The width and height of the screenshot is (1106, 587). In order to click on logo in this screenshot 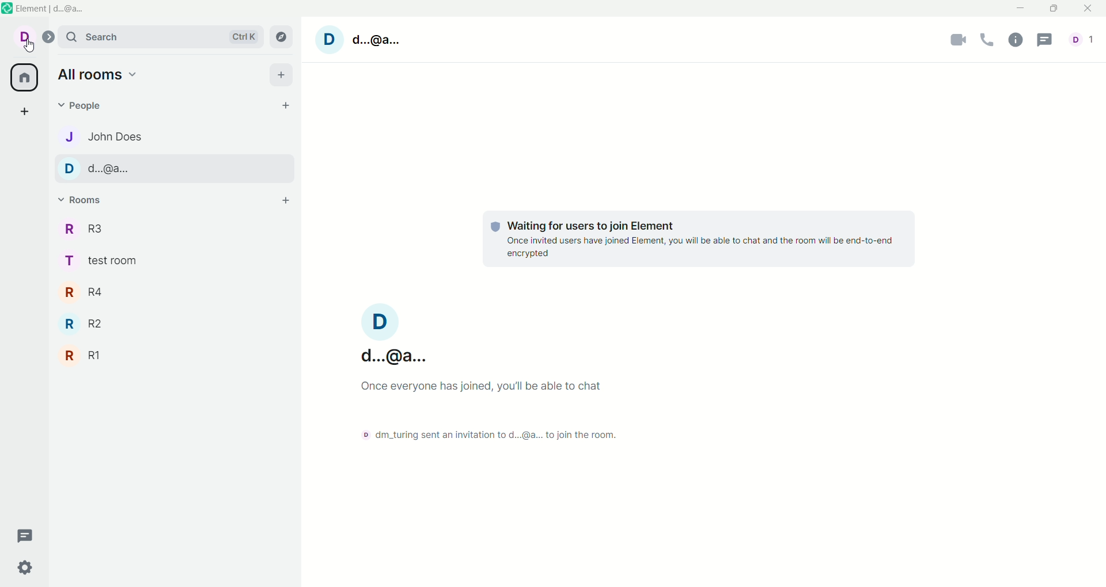, I will do `click(7, 10)`.